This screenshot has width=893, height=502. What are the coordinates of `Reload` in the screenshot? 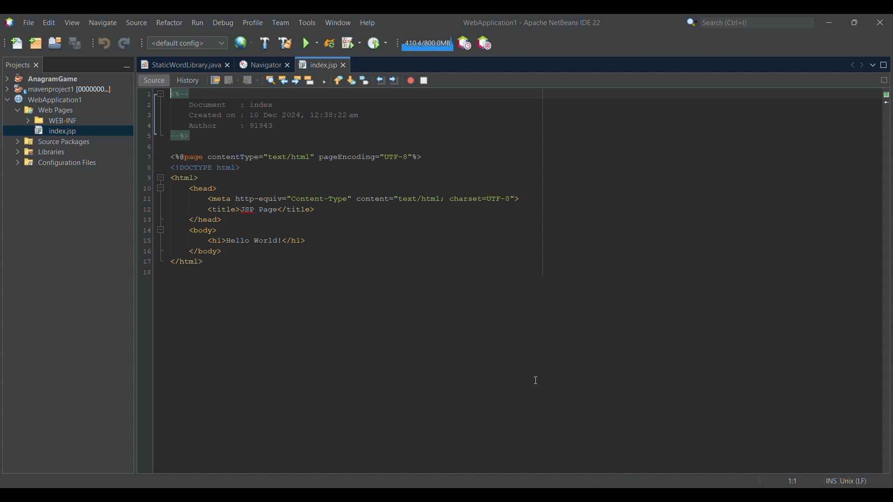 It's located at (329, 43).